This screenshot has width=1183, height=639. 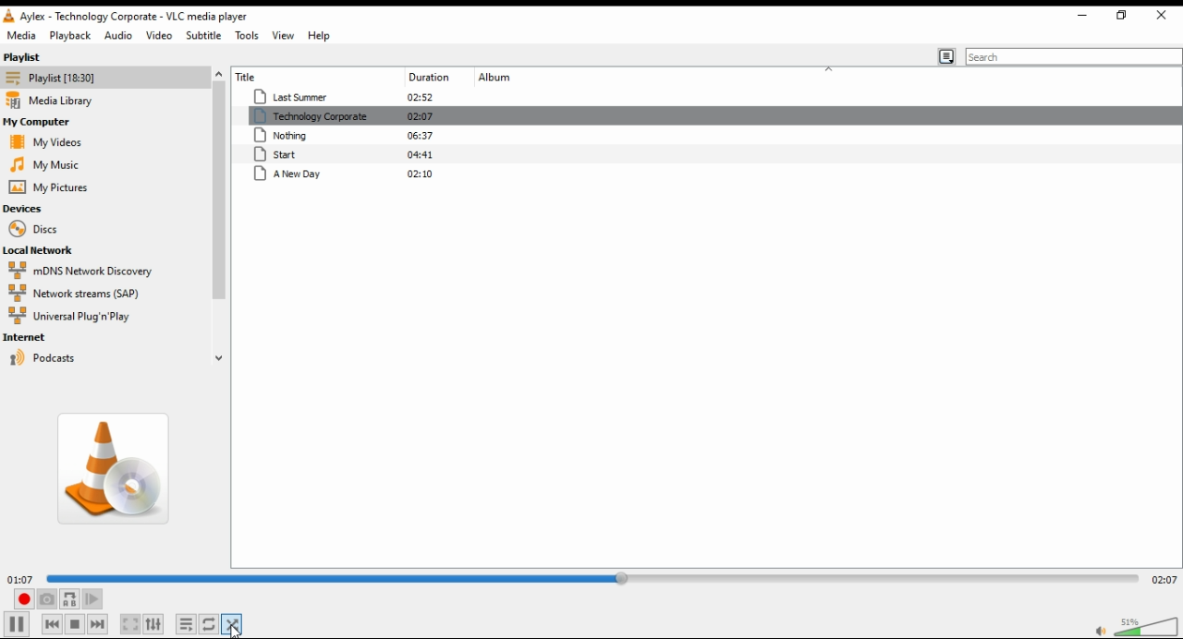 What do you see at coordinates (44, 142) in the screenshot?
I see `my videos` at bounding box center [44, 142].